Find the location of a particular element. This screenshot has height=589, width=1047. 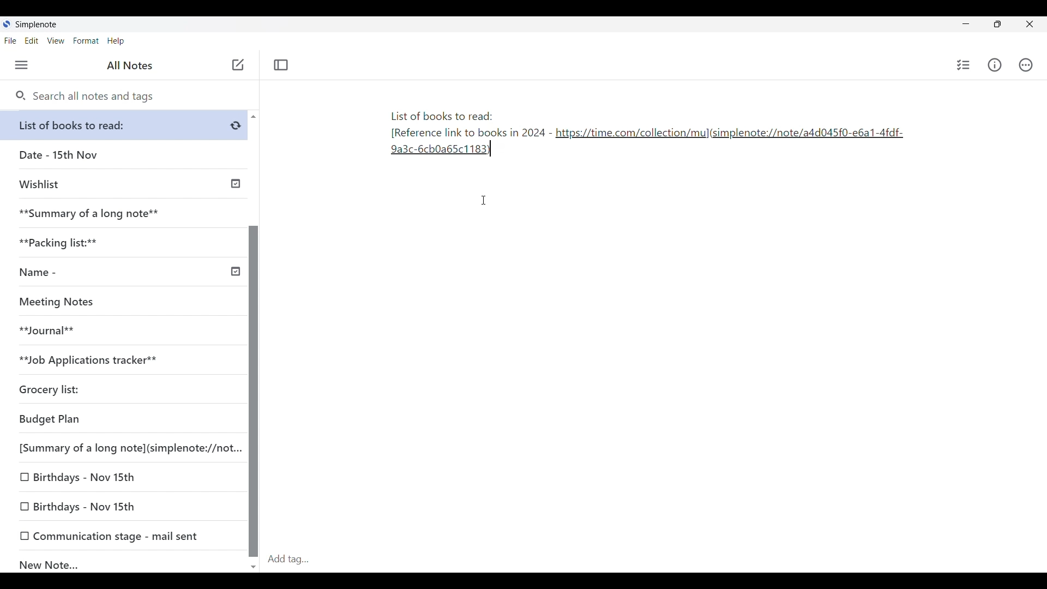

View is located at coordinates (56, 41).